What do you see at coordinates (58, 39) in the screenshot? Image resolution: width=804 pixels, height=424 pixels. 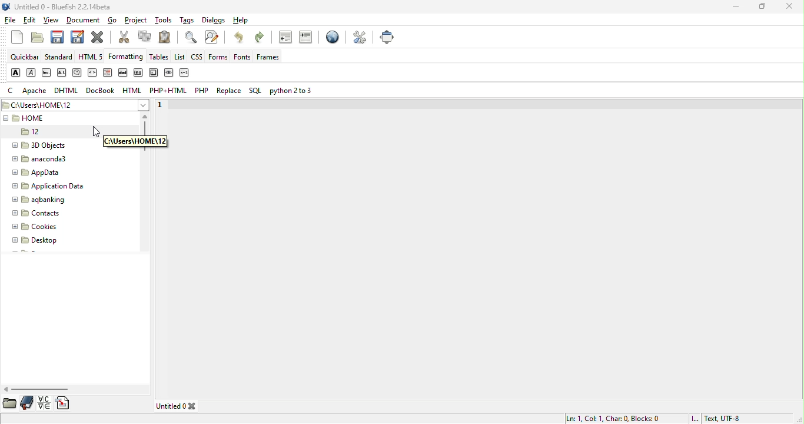 I see `save` at bounding box center [58, 39].